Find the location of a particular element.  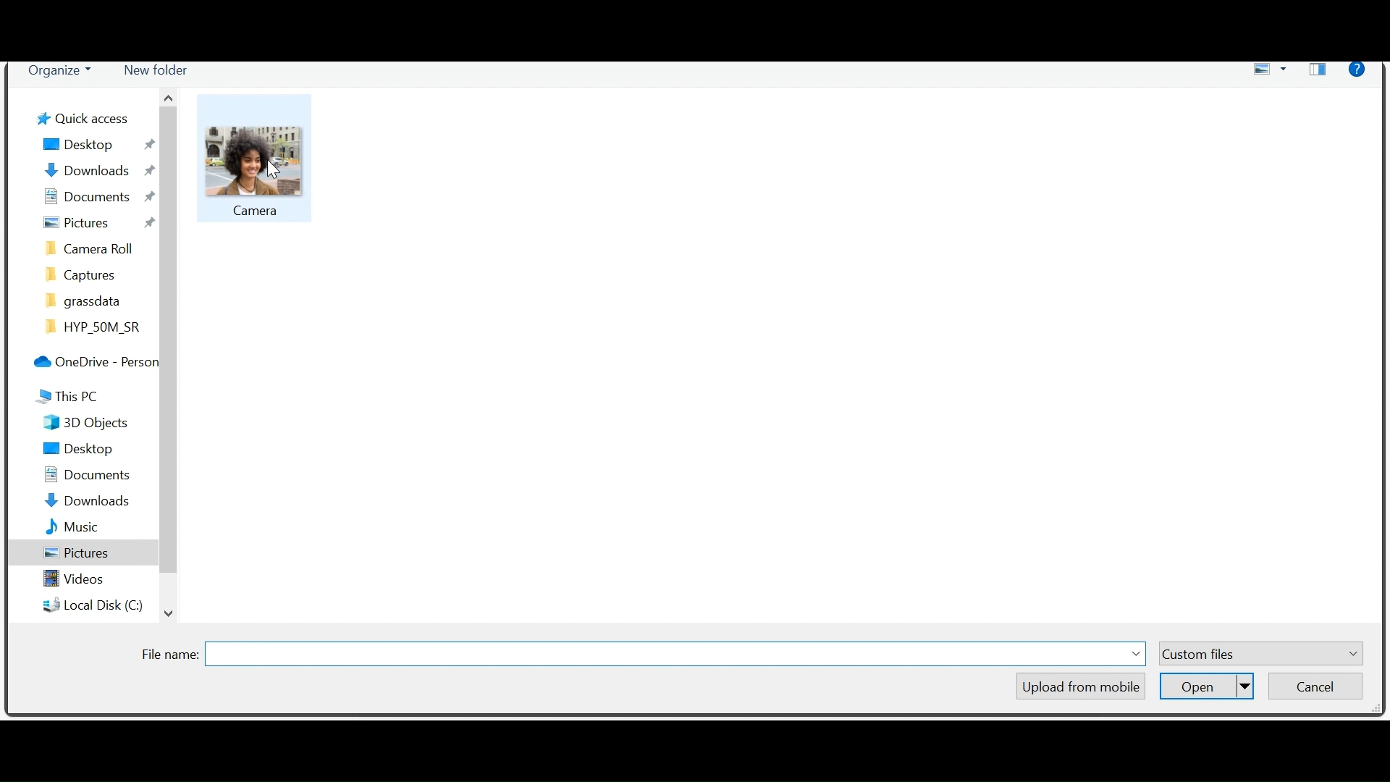

OneDrive is located at coordinates (89, 361).